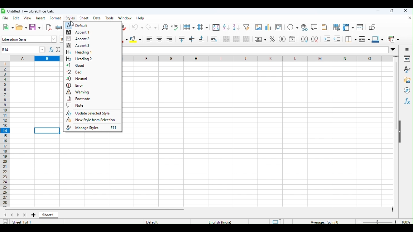 The image size is (413, 232). What do you see at coordinates (47, 130) in the screenshot?
I see `cell` at bounding box center [47, 130].